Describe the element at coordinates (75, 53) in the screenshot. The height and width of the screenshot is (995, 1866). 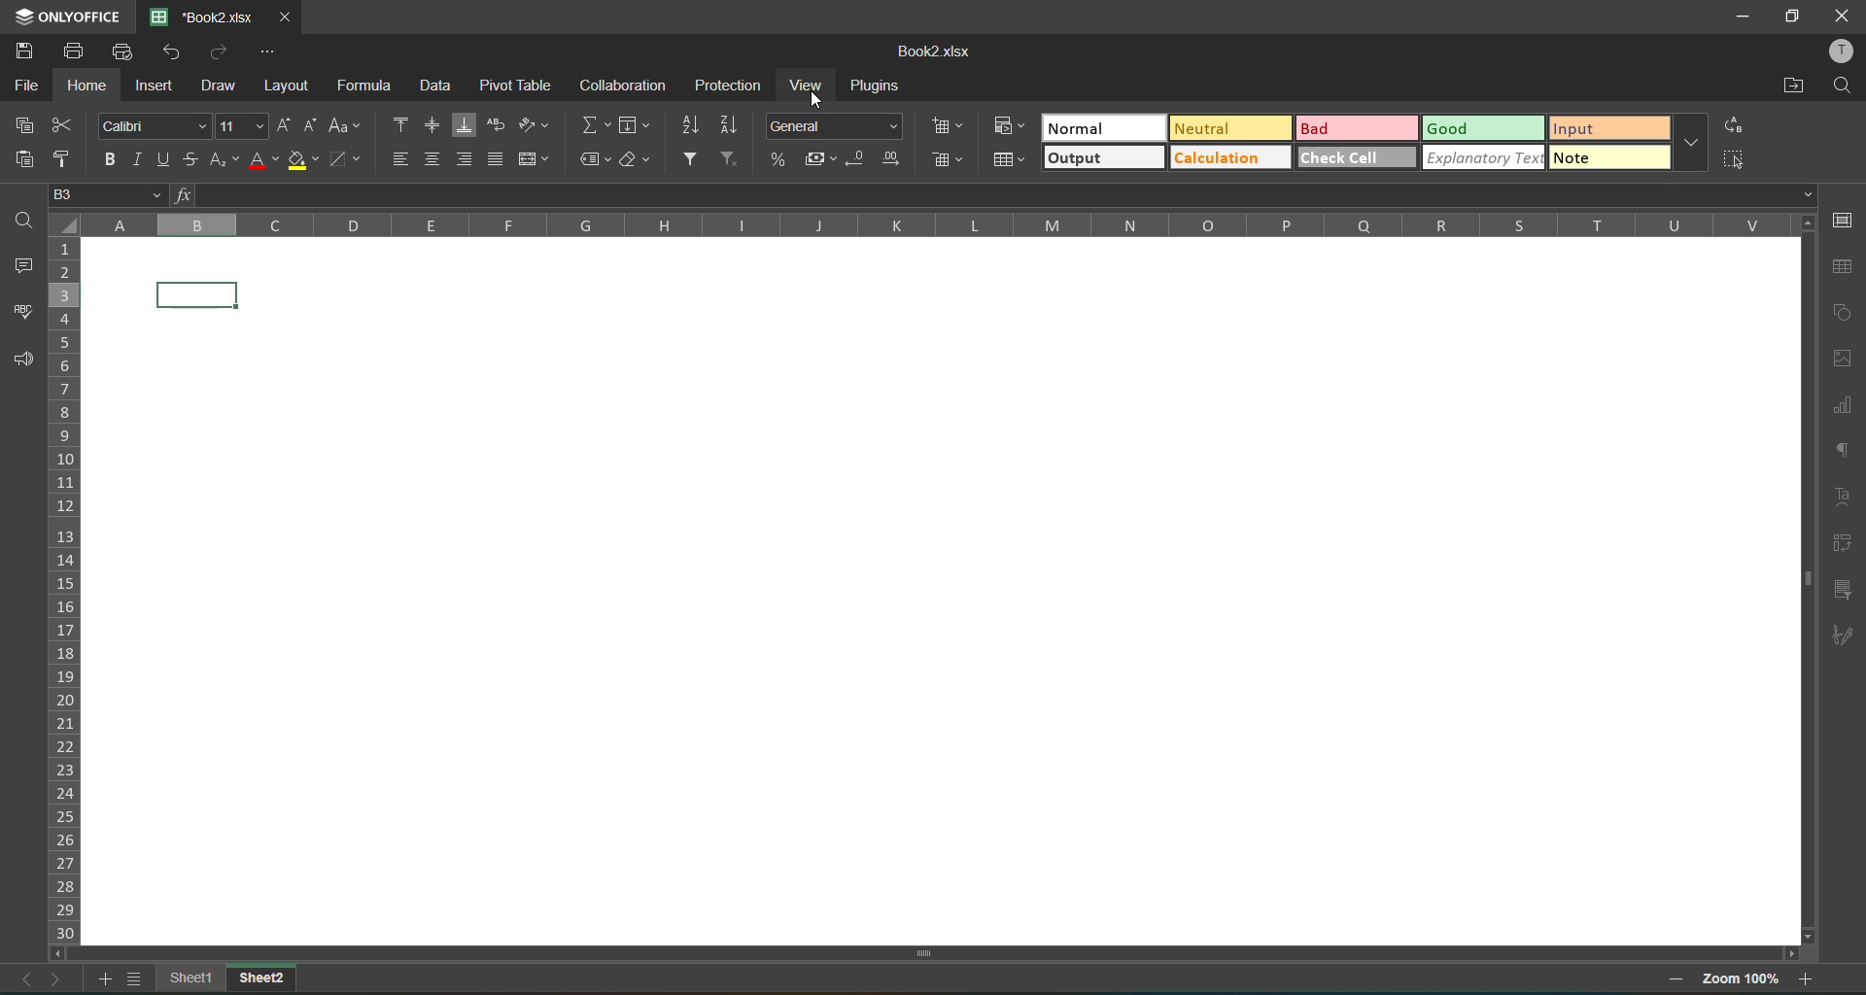
I see `print` at that location.